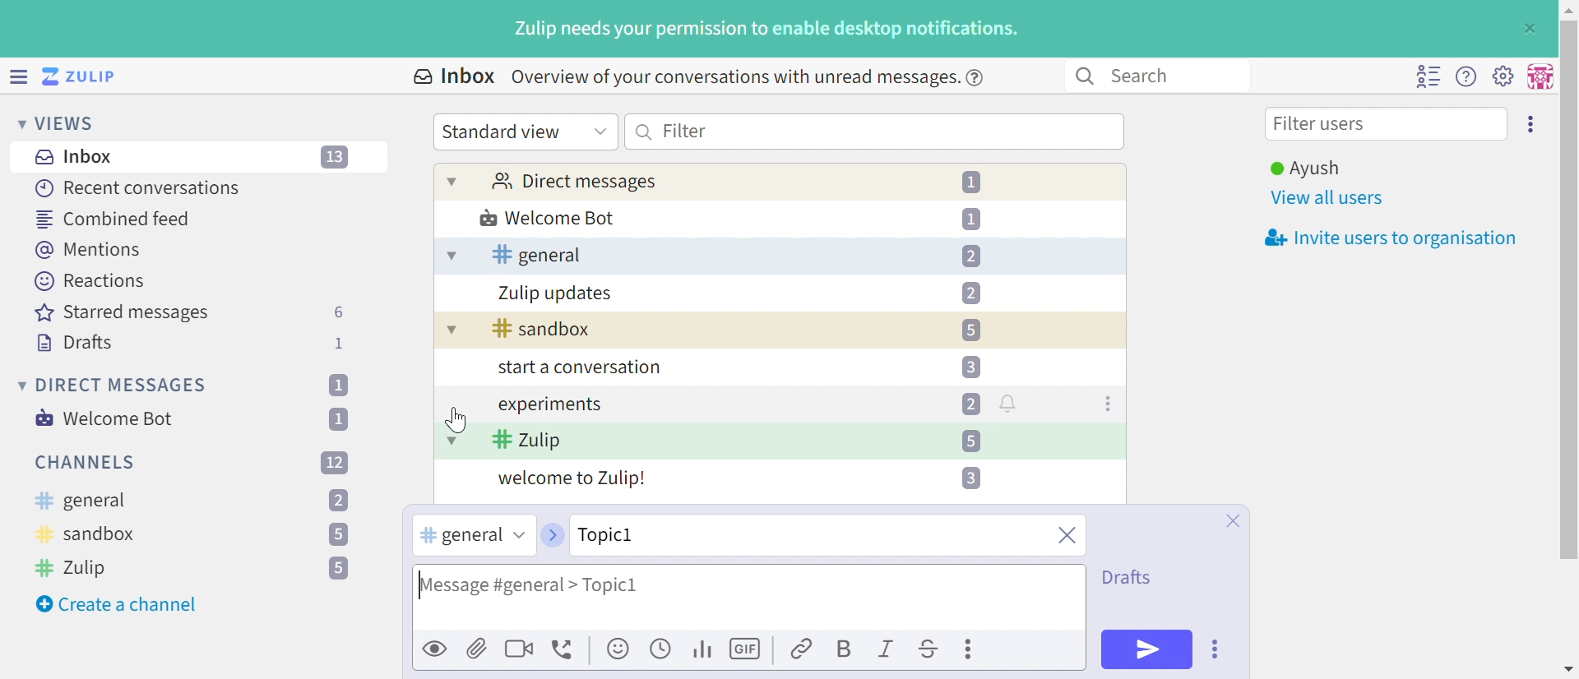  Describe the element at coordinates (970, 330) in the screenshot. I see `5` at that location.